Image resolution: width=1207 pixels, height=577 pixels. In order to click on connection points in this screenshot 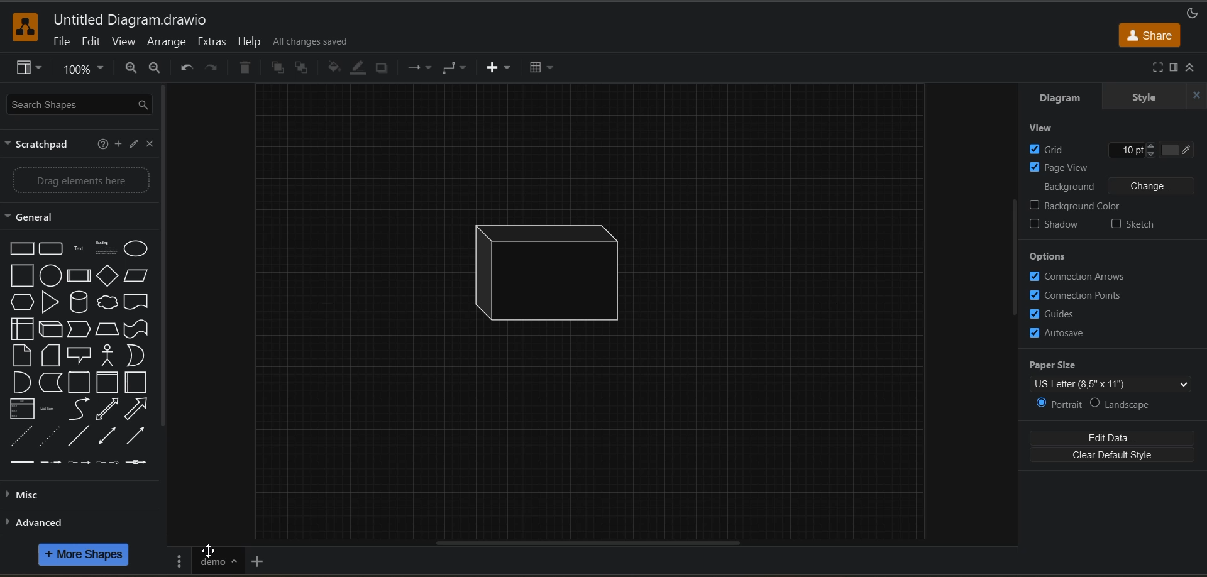, I will do `click(1079, 295)`.